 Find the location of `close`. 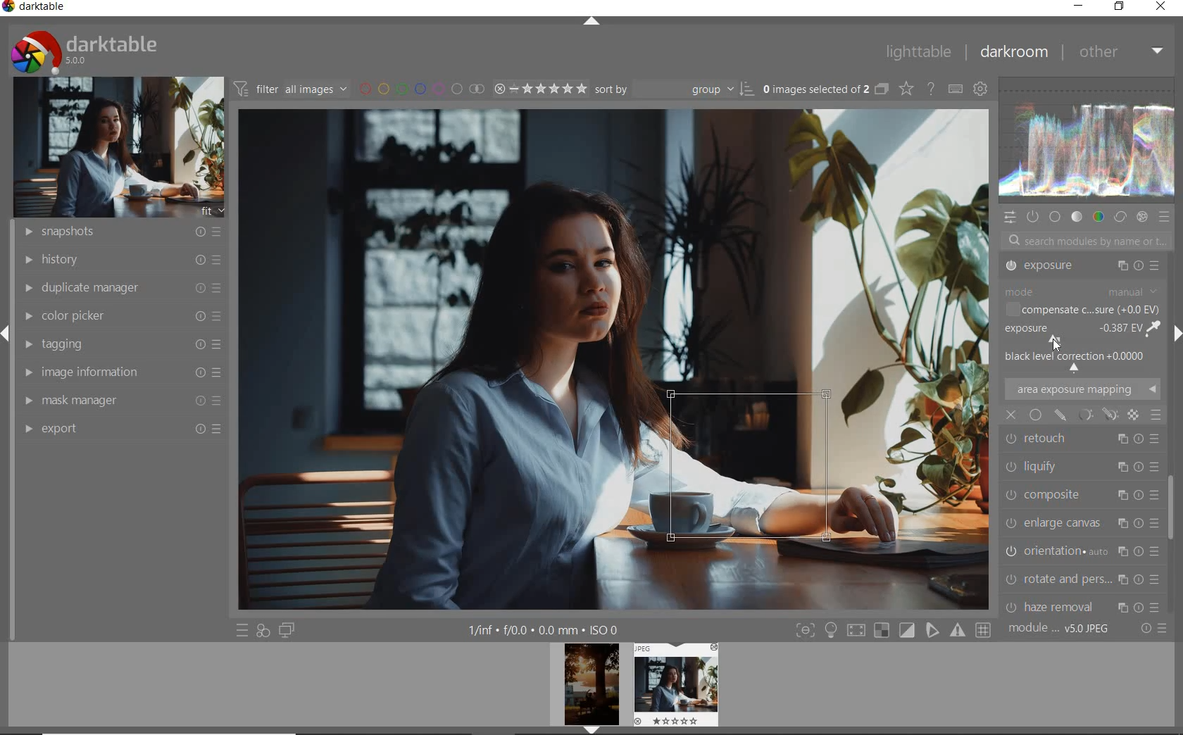

close is located at coordinates (1012, 415).